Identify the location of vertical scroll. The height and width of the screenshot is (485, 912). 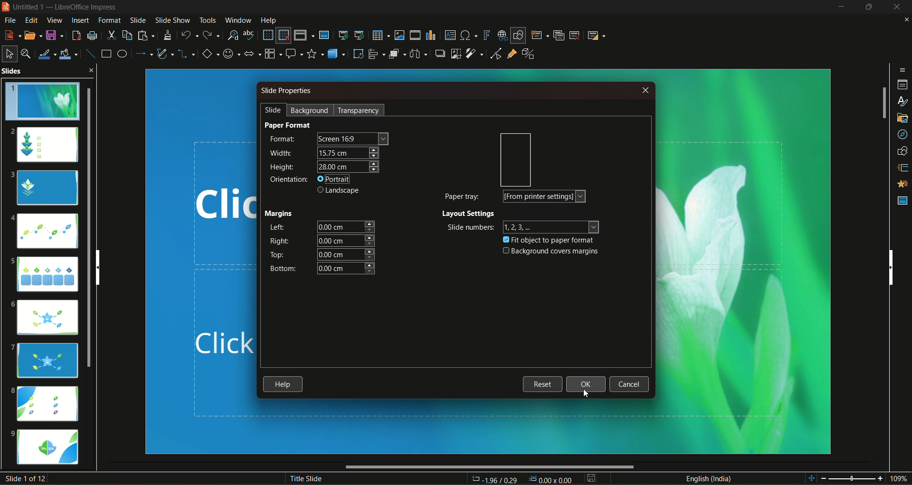
(105, 267).